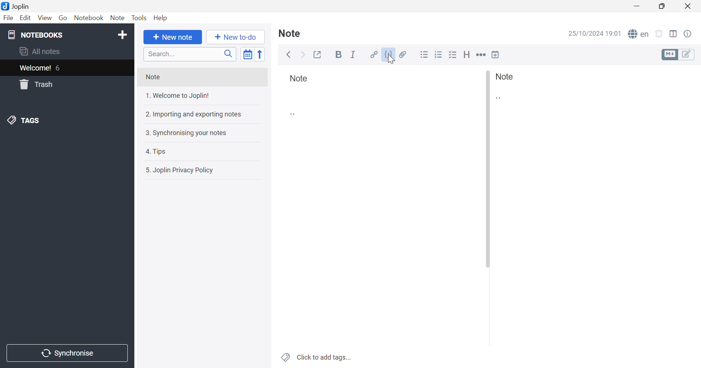 This screenshot has height=368, width=701. Describe the element at coordinates (503, 76) in the screenshot. I see `Note` at that location.